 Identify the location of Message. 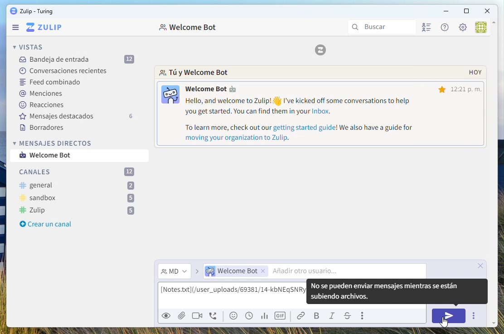
(53, 156).